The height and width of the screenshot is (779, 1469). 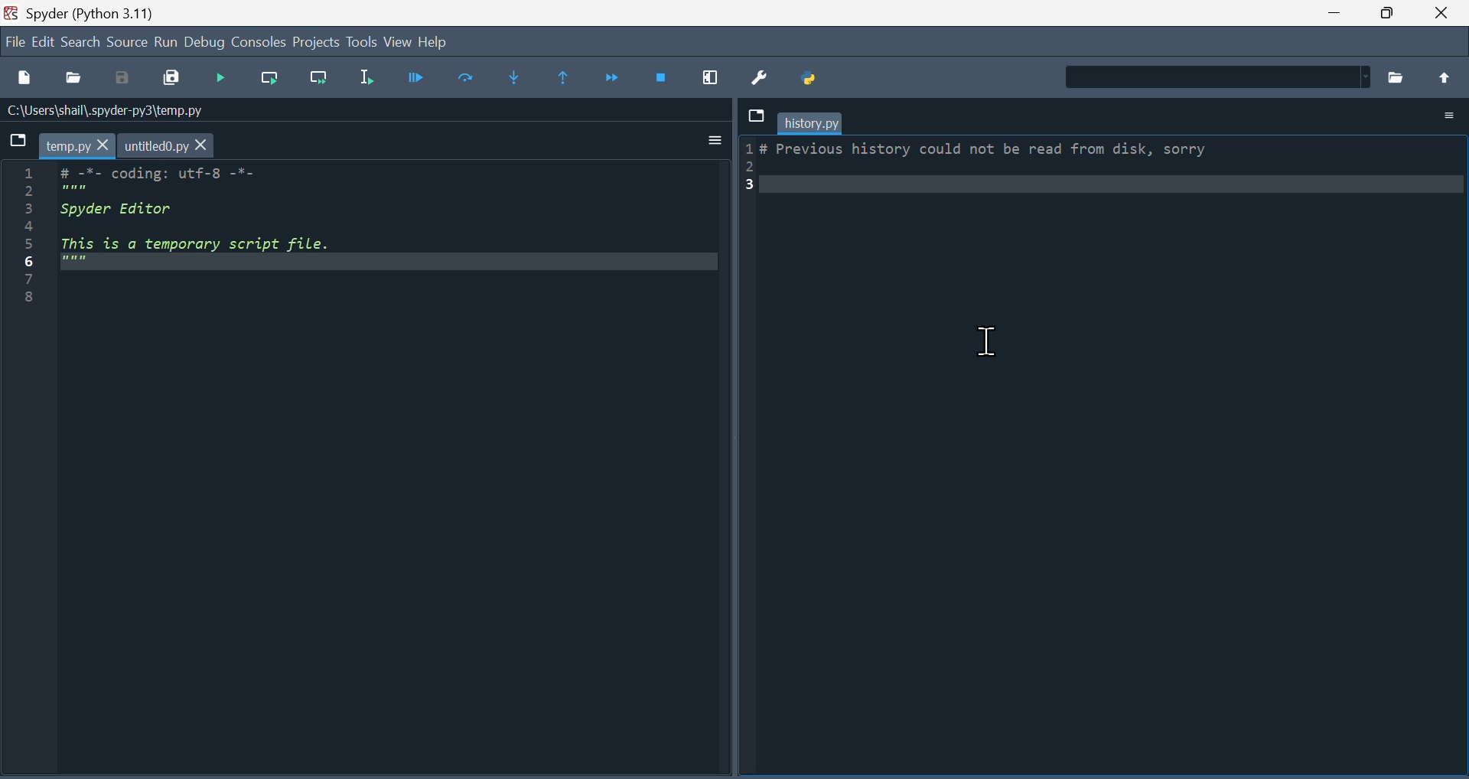 I want to click on Continue execution until next function, so click(x=615, y=77).